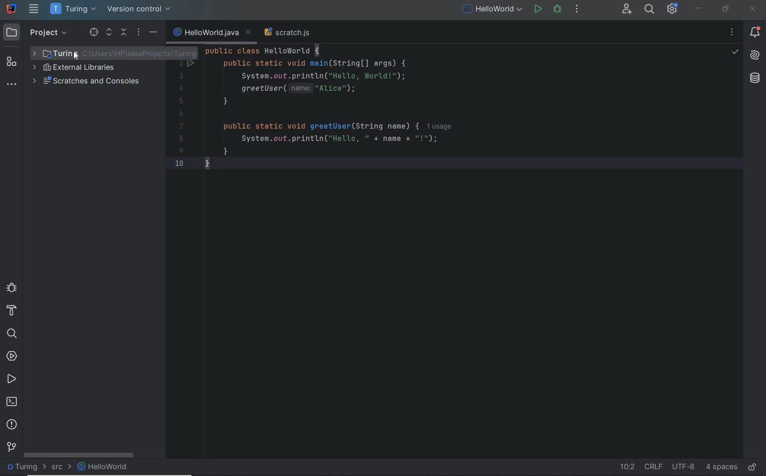 This screenshot has height=476, width=766. Describe the element at coordinates (212, 32) in the screenshot. I see `file name` at that location.